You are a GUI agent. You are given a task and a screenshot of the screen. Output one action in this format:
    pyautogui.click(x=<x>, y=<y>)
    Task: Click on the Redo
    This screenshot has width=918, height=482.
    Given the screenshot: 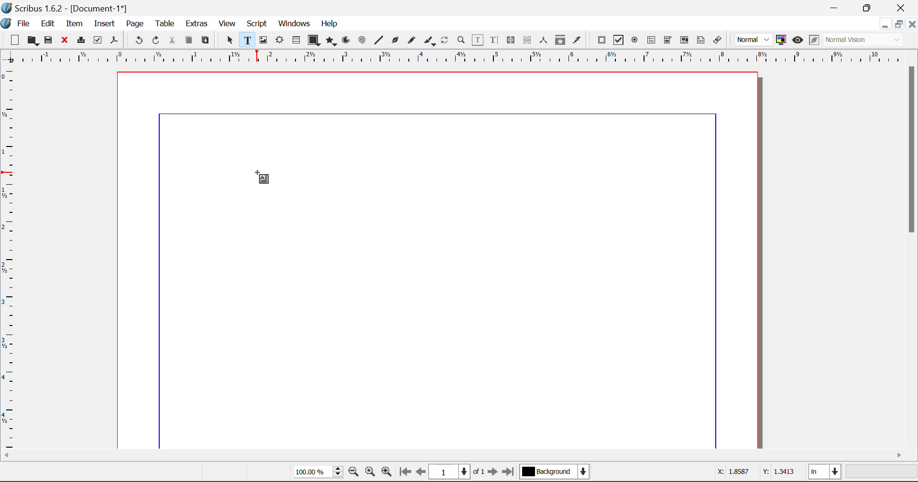 What is the action you would take?
    pyautogui.click(x=158, y=41)
    